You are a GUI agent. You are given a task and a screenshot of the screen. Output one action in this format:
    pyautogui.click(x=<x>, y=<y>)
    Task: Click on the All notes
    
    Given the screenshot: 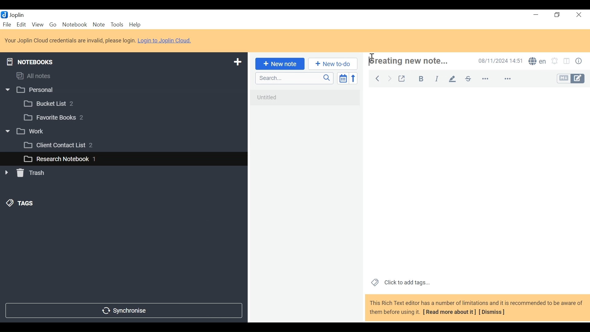 What is the action you would take?
    pyautogui.click(x=39, y=75)
    